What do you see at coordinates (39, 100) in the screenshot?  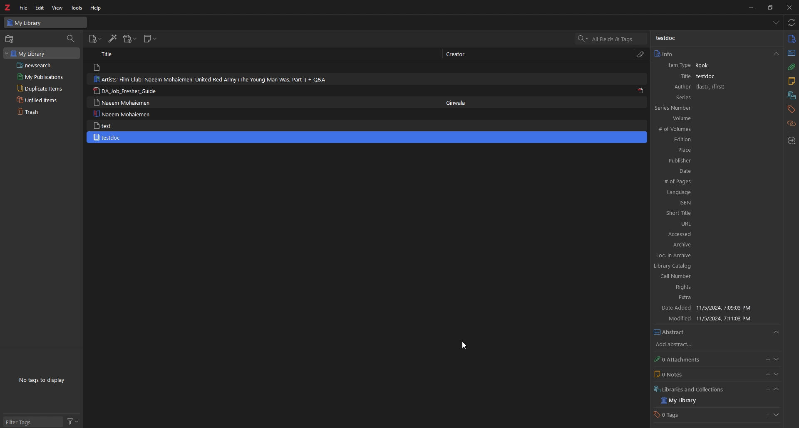 I see `unfiled items` at bounding box center [39, 100].